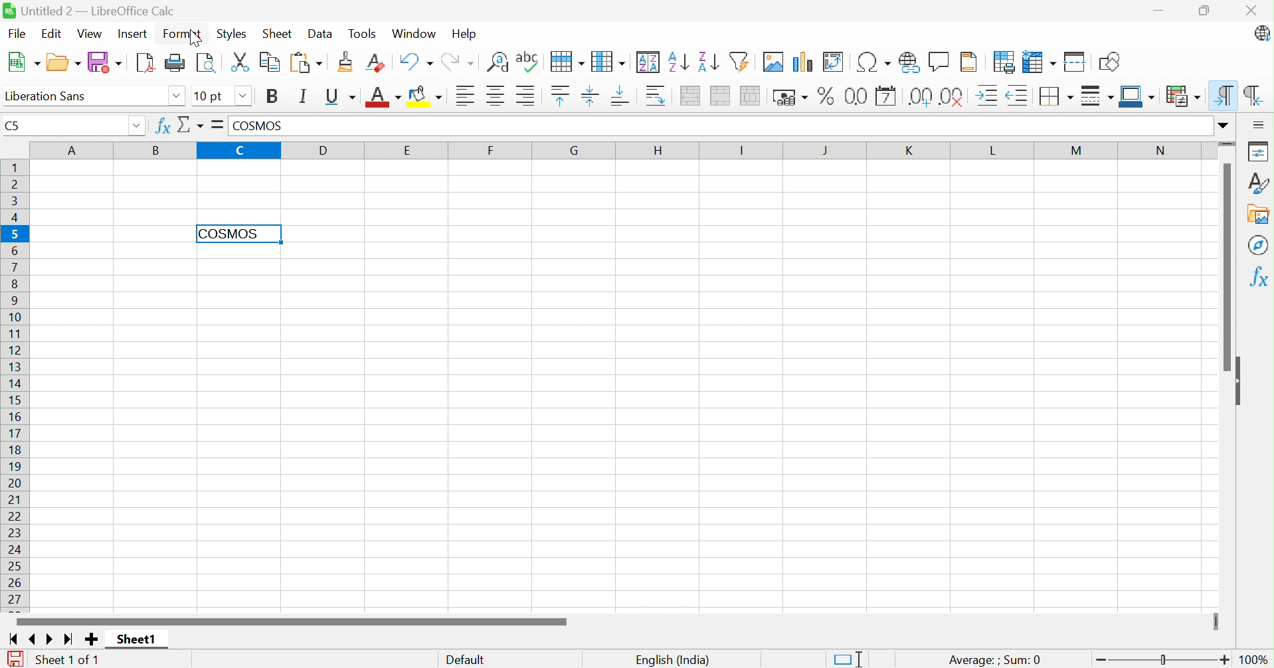 This screenshot has height=668, width=1274. I want to click on LibreOffice Update Available, so click(1263, 33).